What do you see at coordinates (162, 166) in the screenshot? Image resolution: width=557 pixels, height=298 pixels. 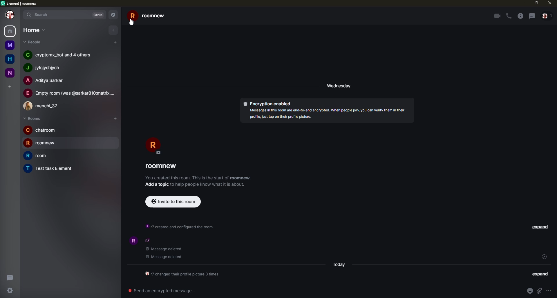 I see `room` at bounding box center [162, 166].